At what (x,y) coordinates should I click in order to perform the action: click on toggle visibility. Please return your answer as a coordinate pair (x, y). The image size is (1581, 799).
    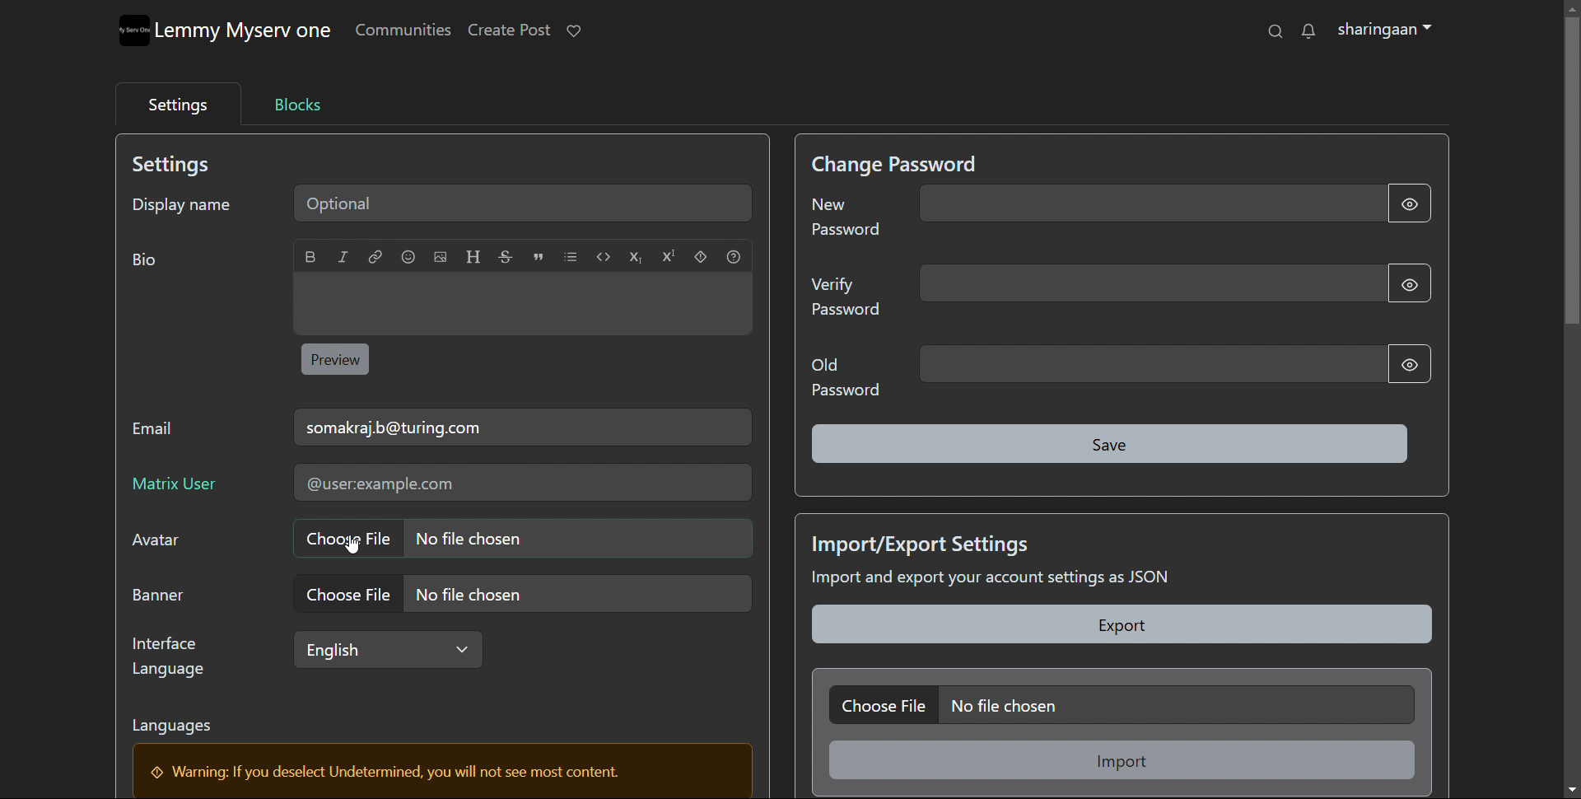
    Looking at the image, I should click on (1410, 203).